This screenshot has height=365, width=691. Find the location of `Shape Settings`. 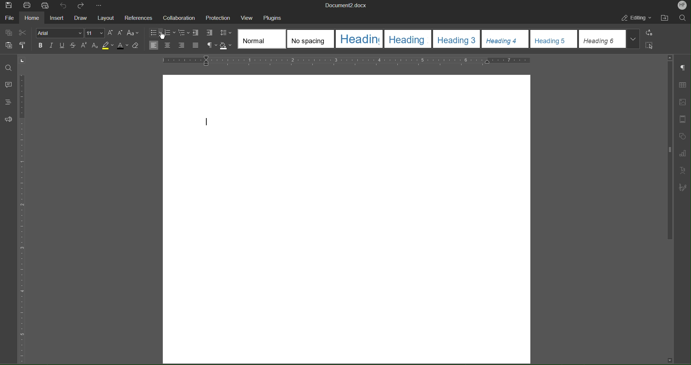

Shape Settings is located at coordinates (681, 136).